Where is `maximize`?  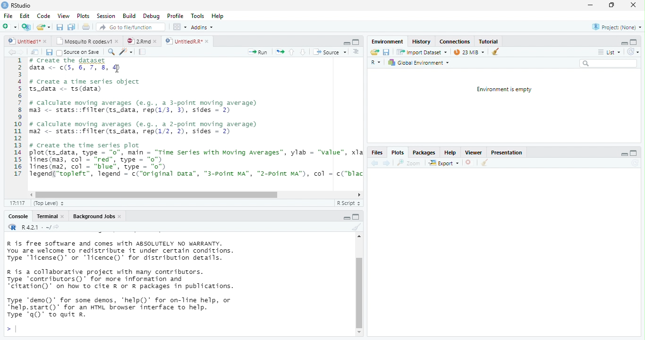
maximize is located at coordinates (611, 5).